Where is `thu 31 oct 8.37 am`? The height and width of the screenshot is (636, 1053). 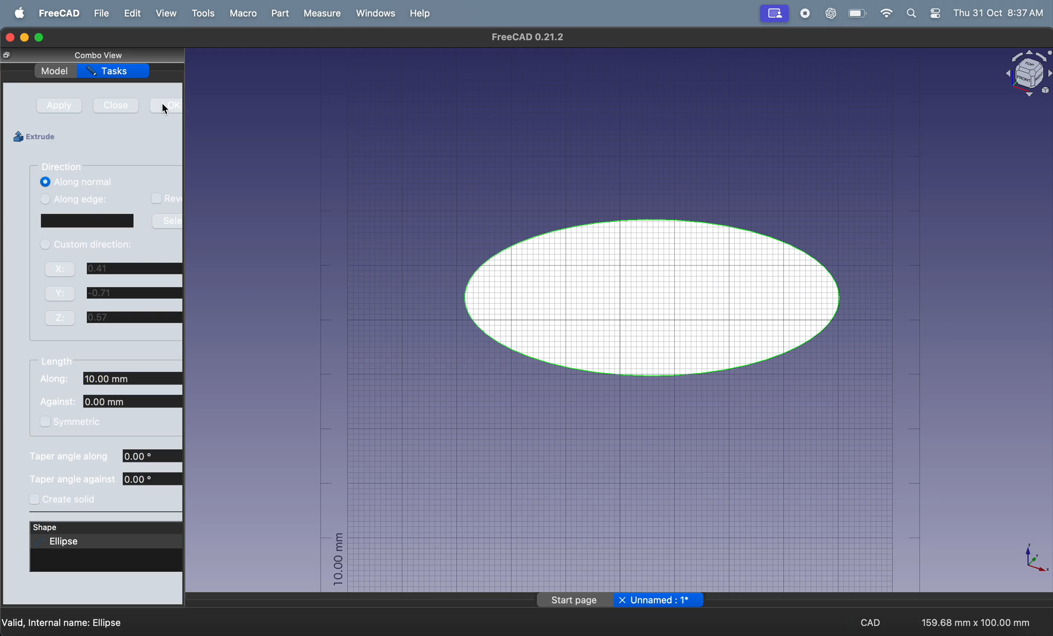
thu 31 oct 8.37 am is located at coordinates (1000, 12).